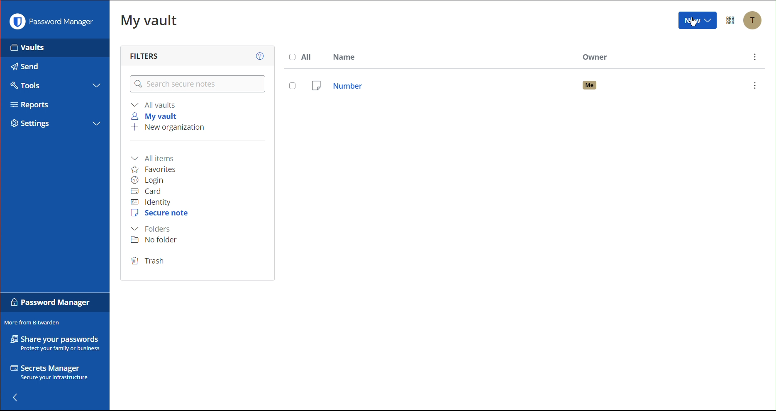  Describe the element at coordinates (696, 21) in the screenshot. I see `New` at that location.